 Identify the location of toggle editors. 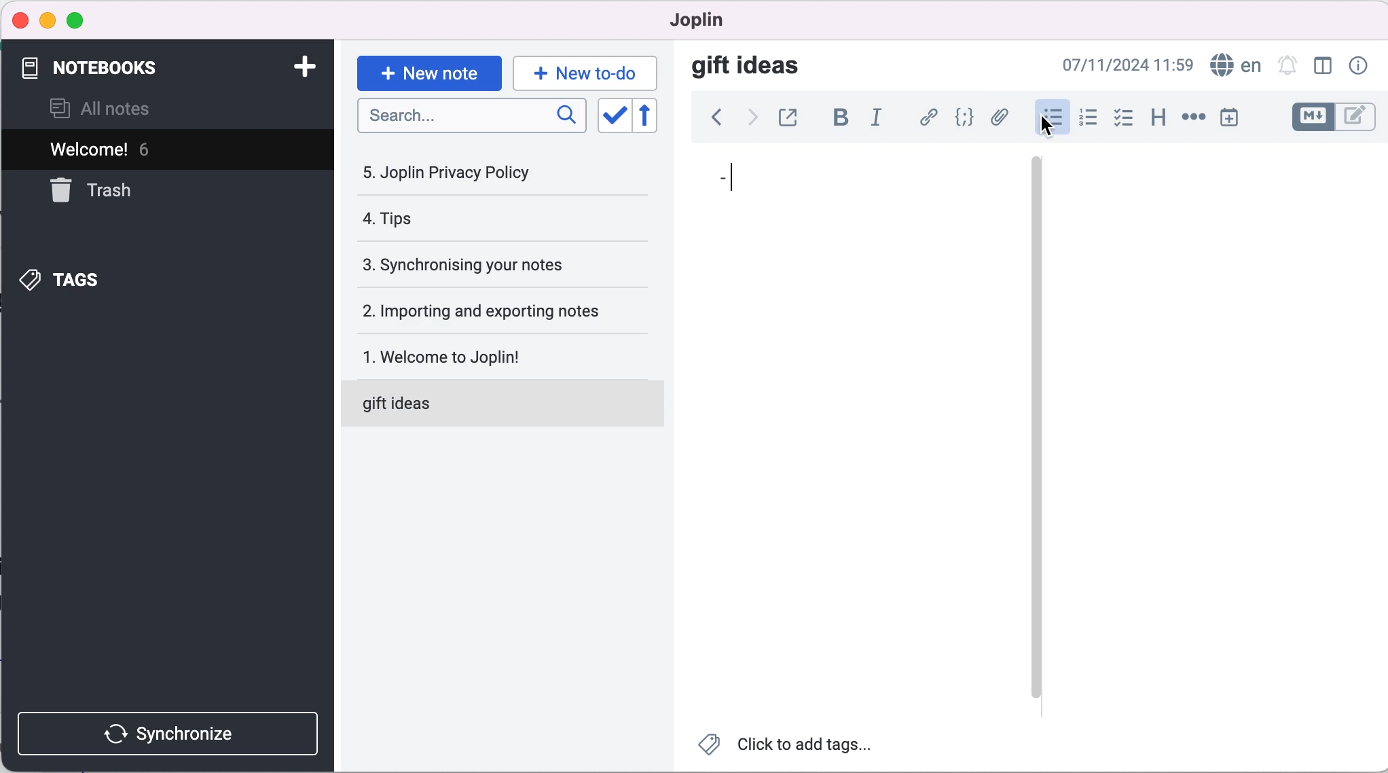
(1332, 118).